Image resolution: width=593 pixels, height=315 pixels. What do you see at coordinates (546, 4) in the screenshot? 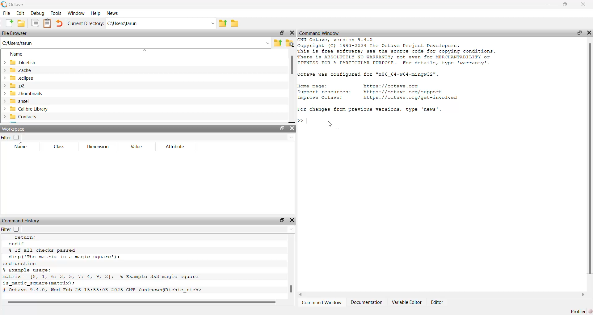
I see `minimize` at bounding box center [546, 4].